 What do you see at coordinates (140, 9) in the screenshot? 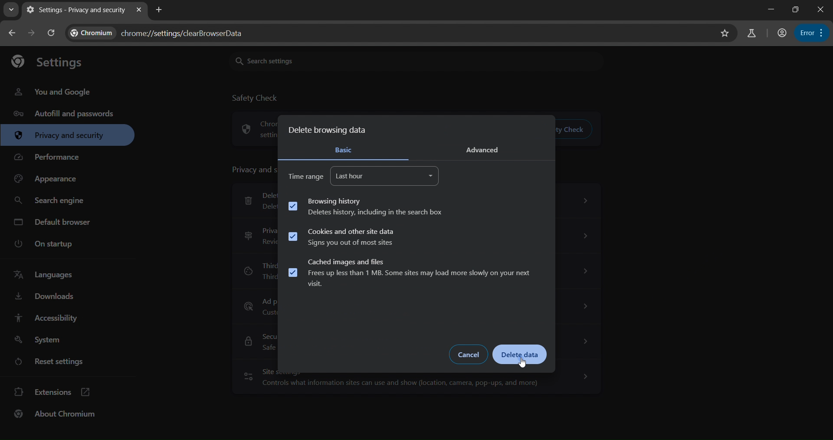
I see `close tab` at bounding box center [140, 9].